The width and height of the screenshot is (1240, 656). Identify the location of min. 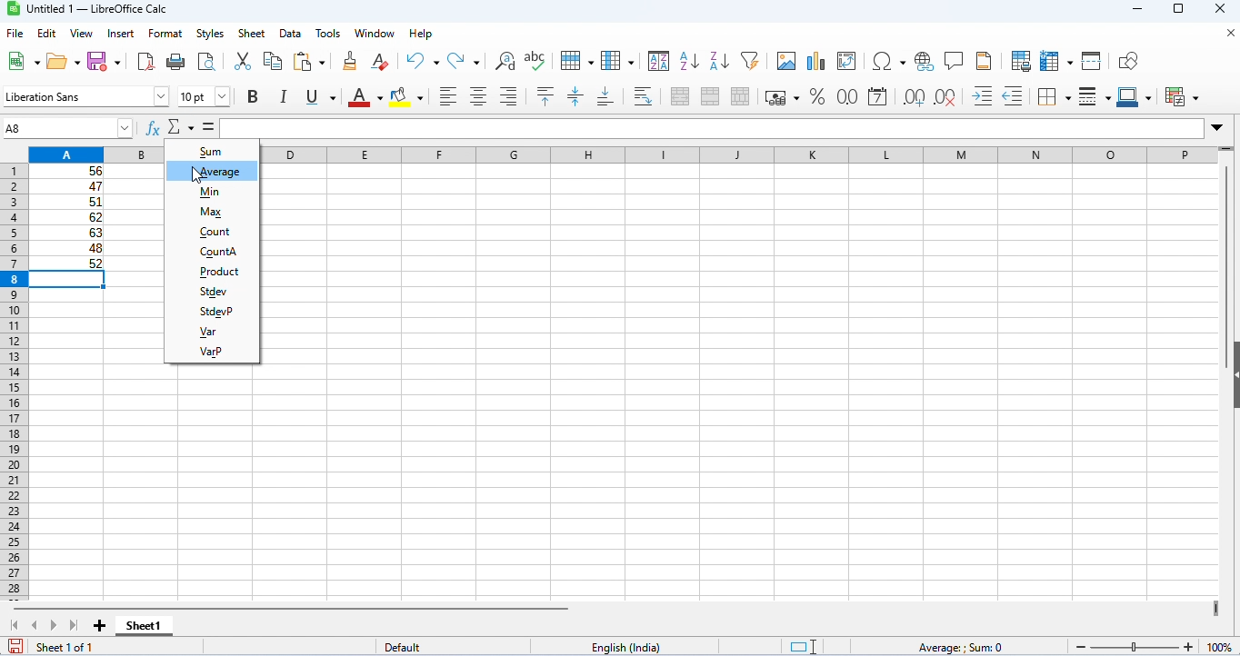
(214, 193).